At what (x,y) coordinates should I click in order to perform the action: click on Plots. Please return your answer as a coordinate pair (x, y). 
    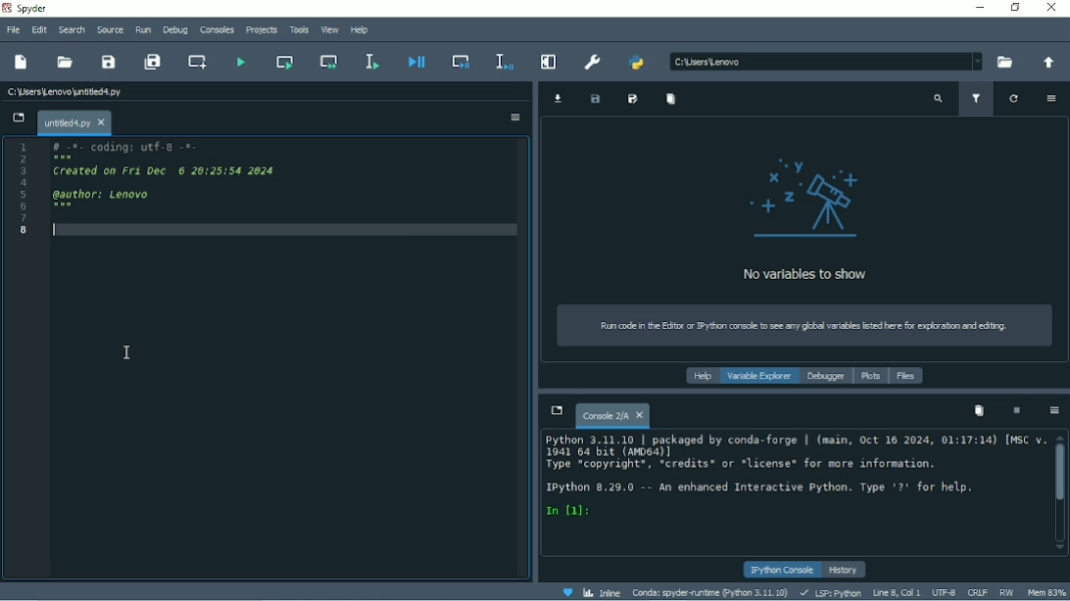
    Looking at the image, I should click on (866, 375).